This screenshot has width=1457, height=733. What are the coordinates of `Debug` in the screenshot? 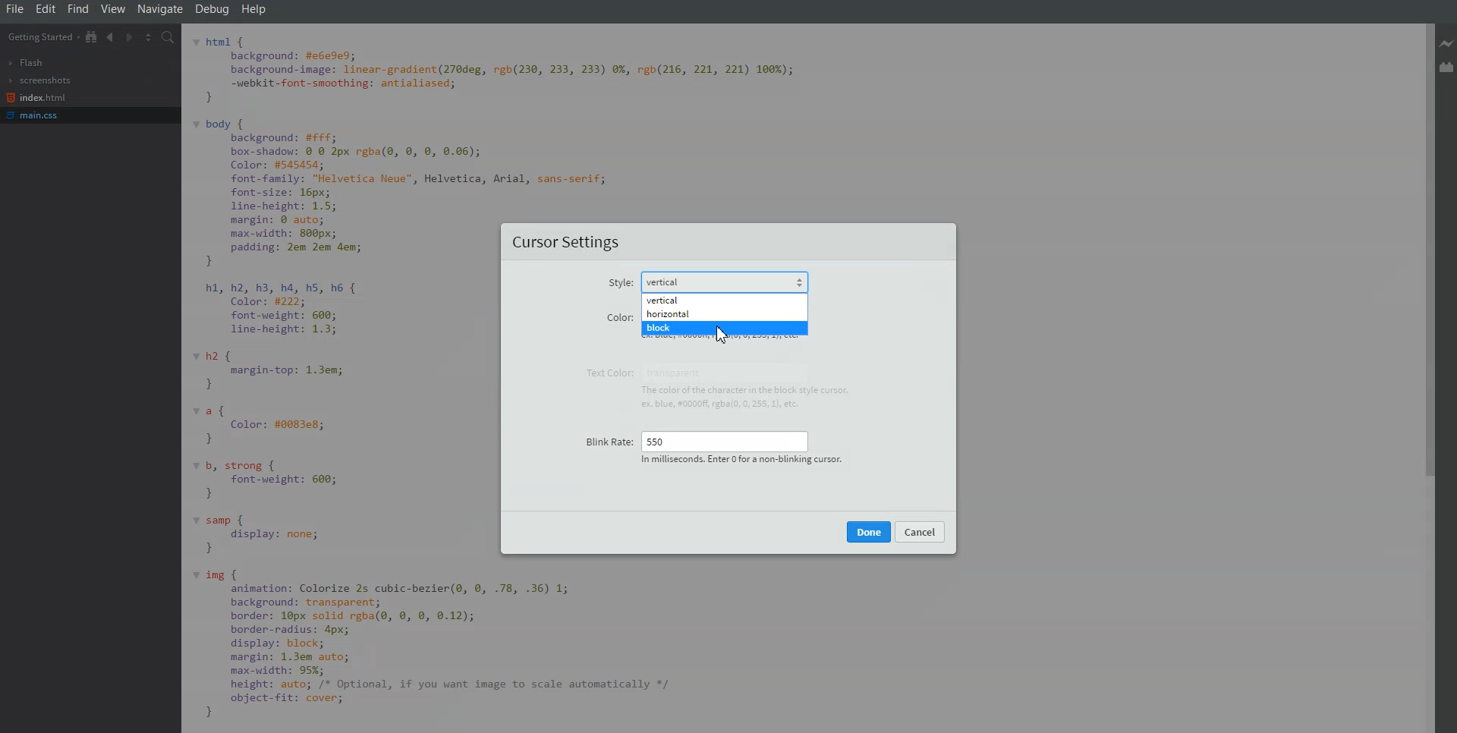 It's located at (213, 9).